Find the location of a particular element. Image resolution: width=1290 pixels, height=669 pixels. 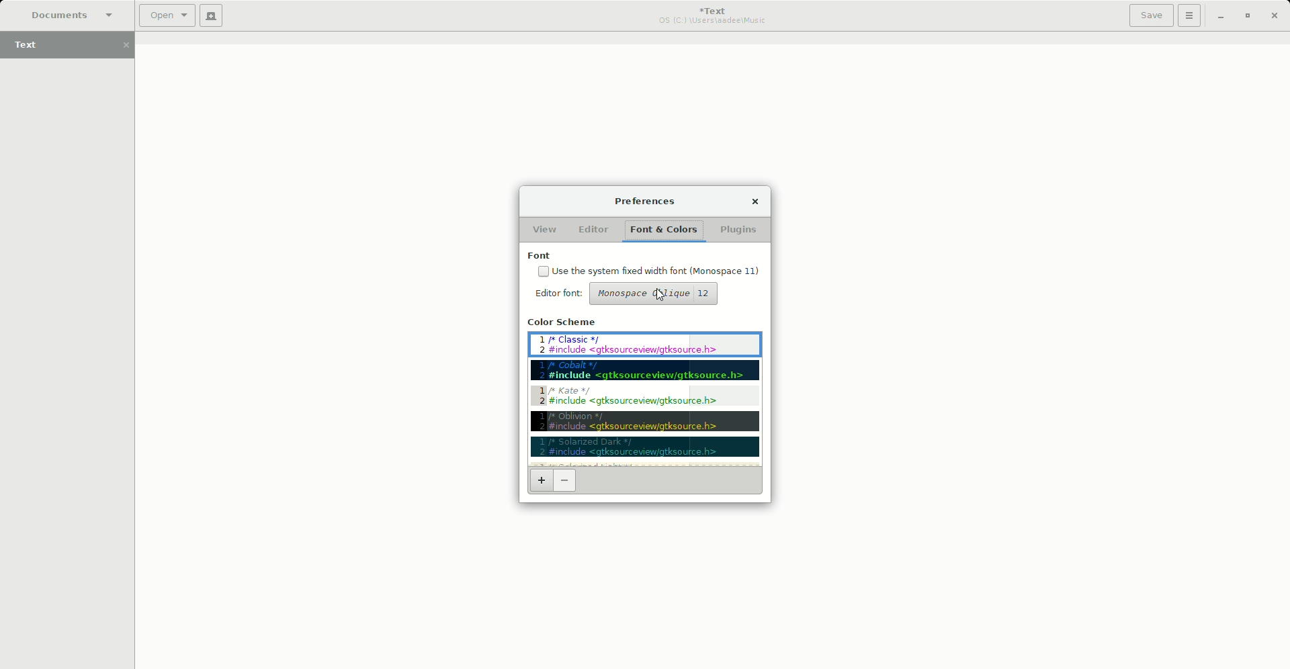

Restore is located at coordinates (1246, 15).